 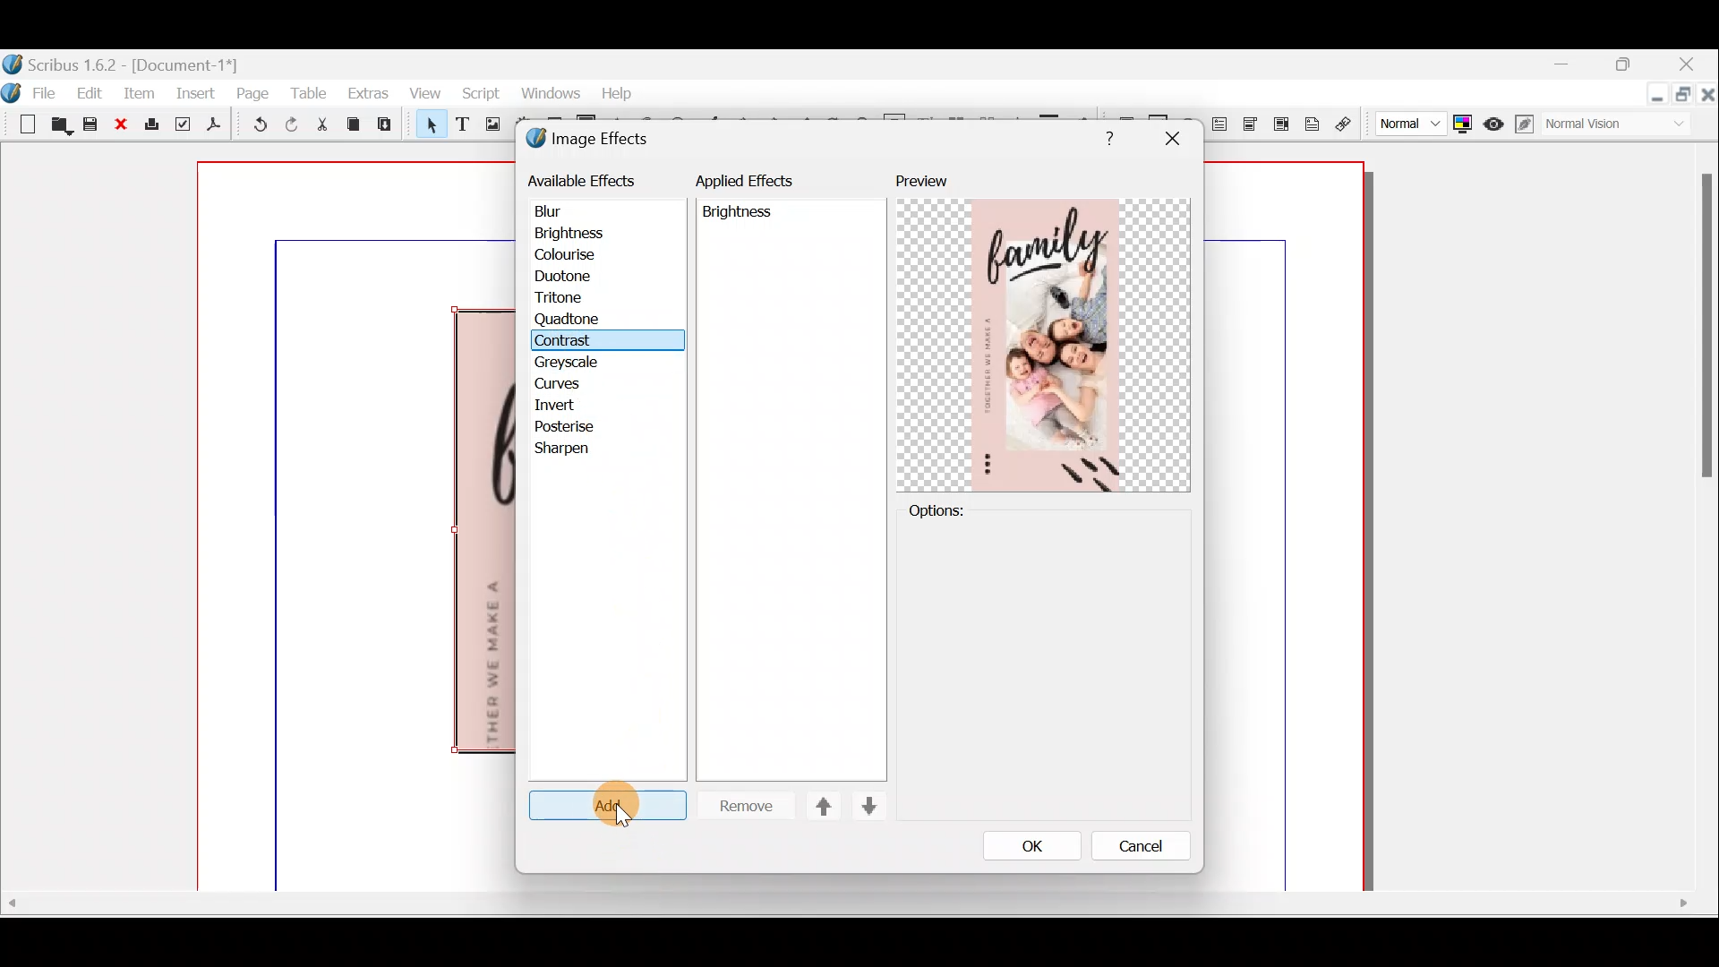 What do you see at coordinates (620, 91) in the screenshot?
I see `Help` at bounding box center [620, 91].